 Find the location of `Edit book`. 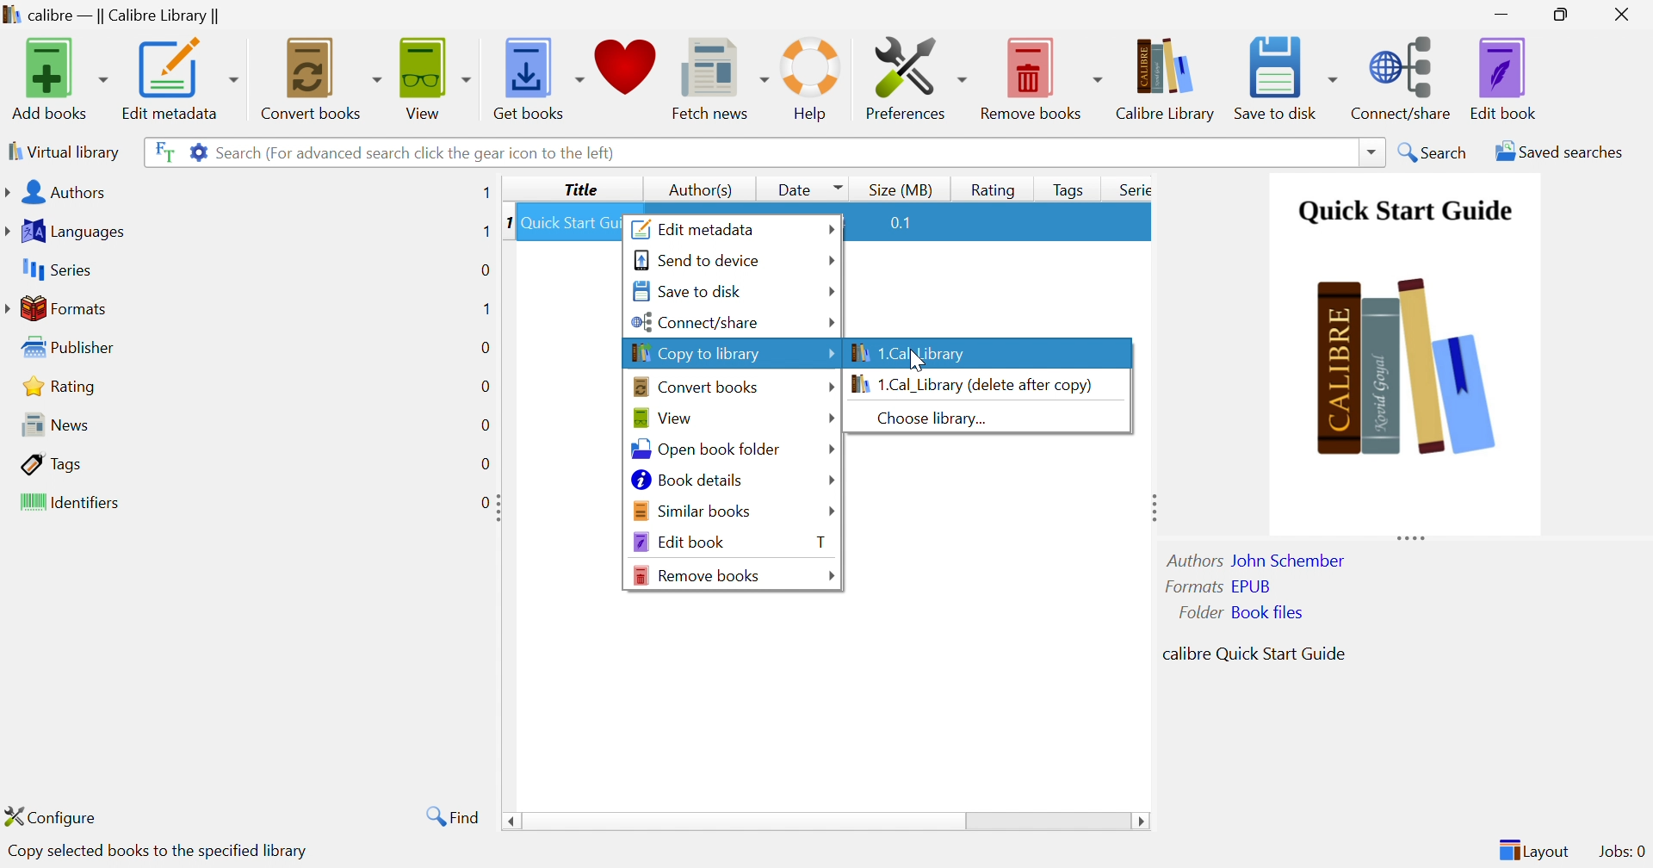

Edit book is located at coordinates (678, 542).